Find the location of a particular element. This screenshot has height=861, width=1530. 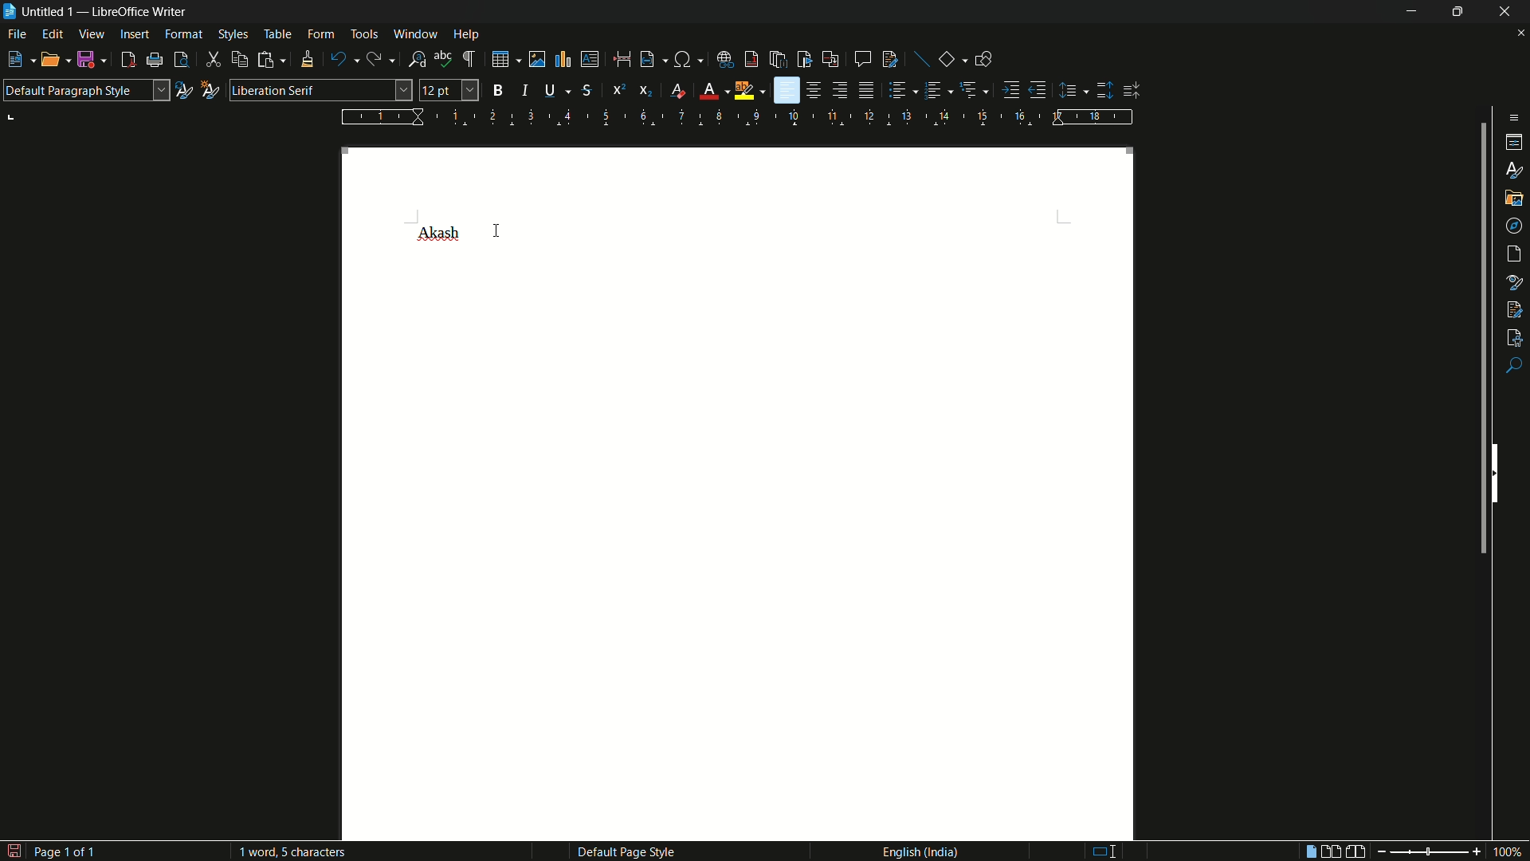

check spelling is located at coordinates (443, 59).